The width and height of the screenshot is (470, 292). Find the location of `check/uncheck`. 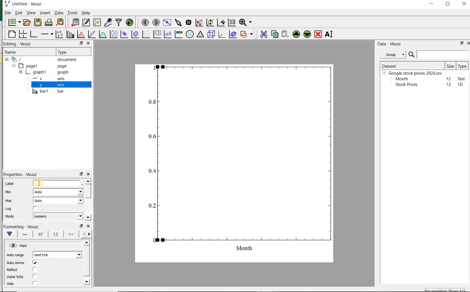

check/uncheck is located at coordinates (35, 209).